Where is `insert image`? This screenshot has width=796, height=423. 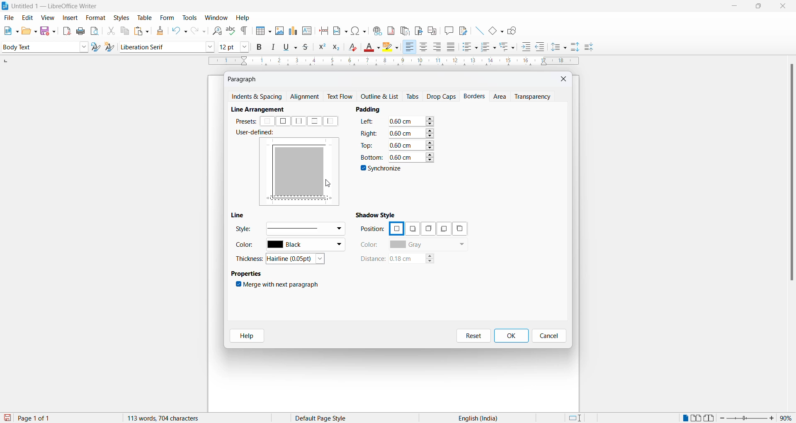
insert image is located at coordinates (279, 31).